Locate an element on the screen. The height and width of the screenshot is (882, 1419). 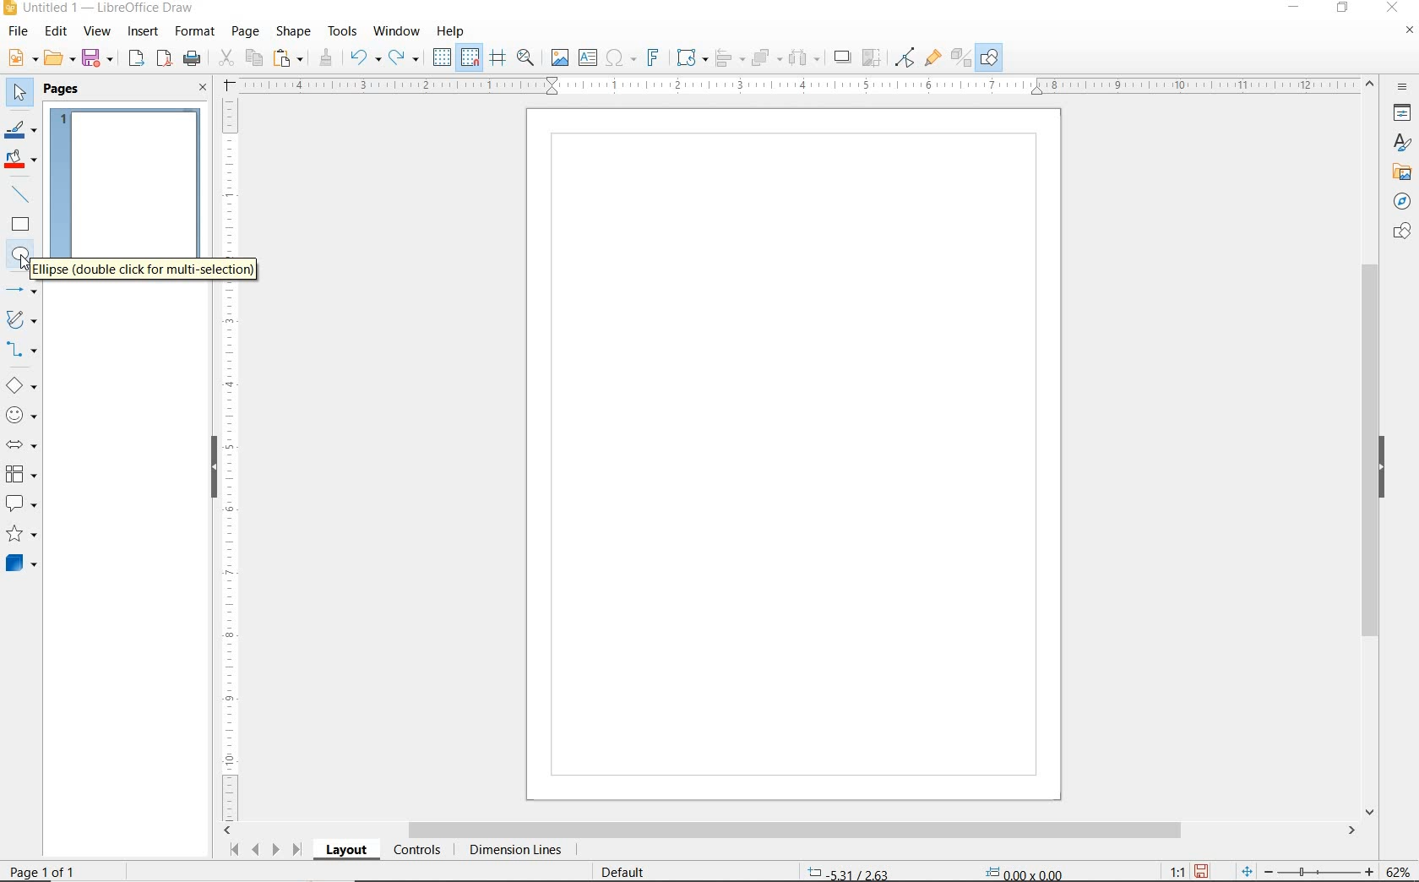
CALLOUT SHAPES is located at coordinates (20, 504).